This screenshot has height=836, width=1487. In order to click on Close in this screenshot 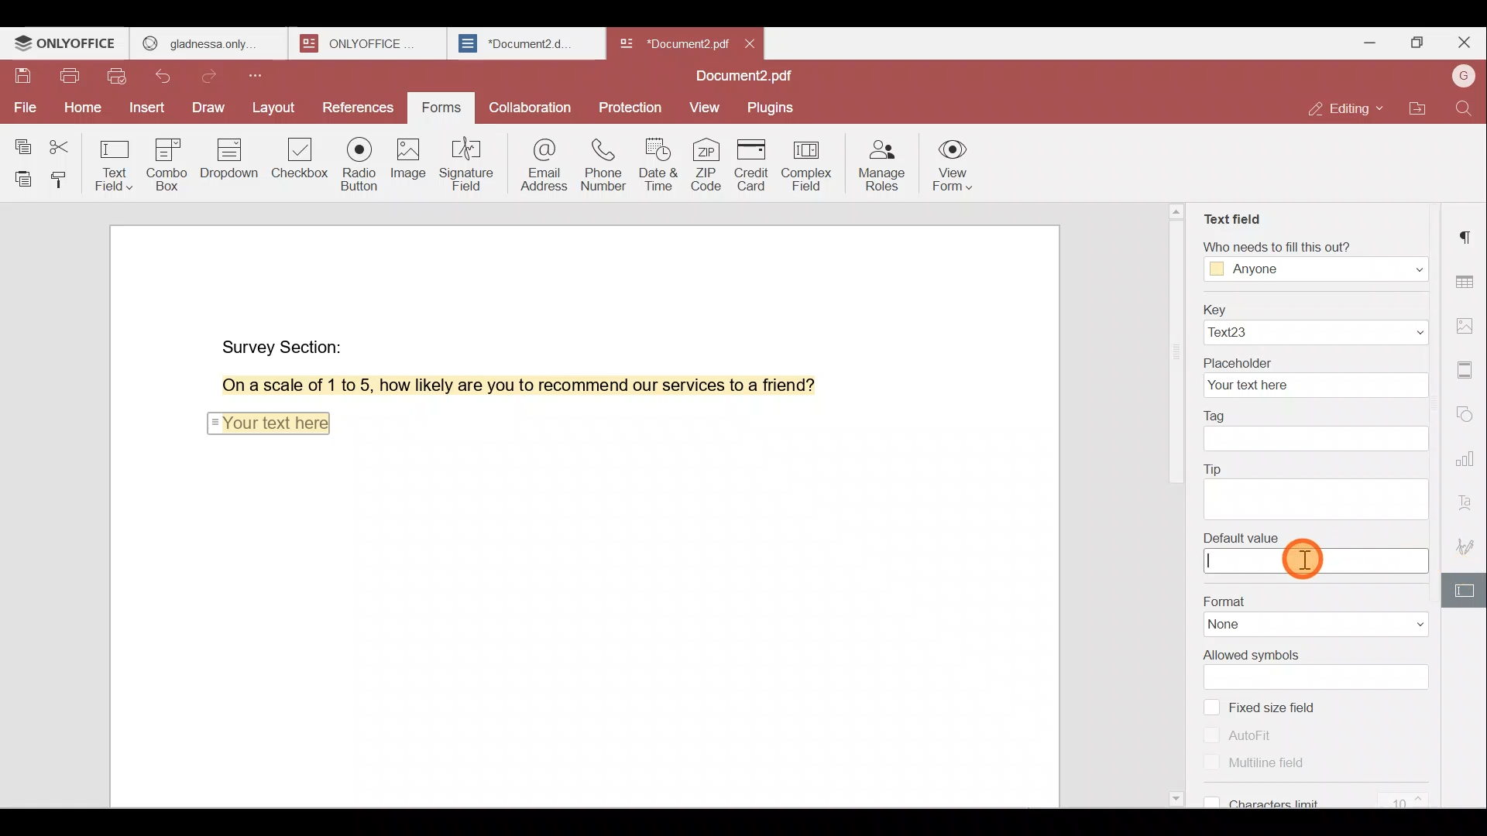, I will do `click(1464, 43)`.